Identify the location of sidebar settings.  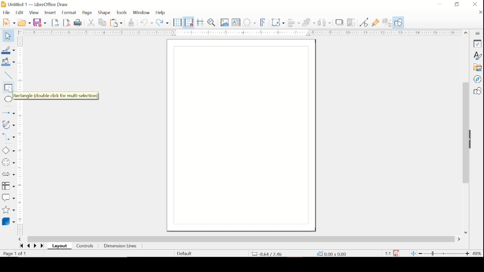
(478, 33).